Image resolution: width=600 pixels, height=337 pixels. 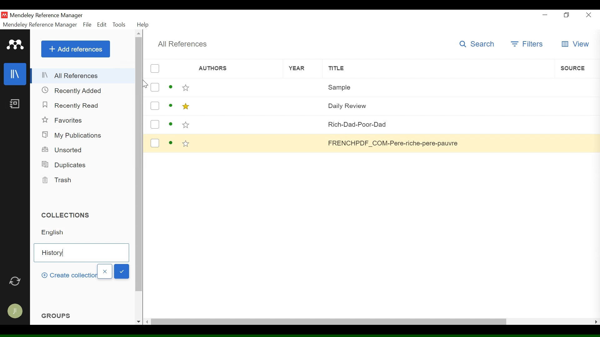 What do you see at coordinates (438, 144) in the screenshot?
I see `FRENCHPDF_COM-Pere-riche-pere-pauvre` at bounding box center [438, 144].